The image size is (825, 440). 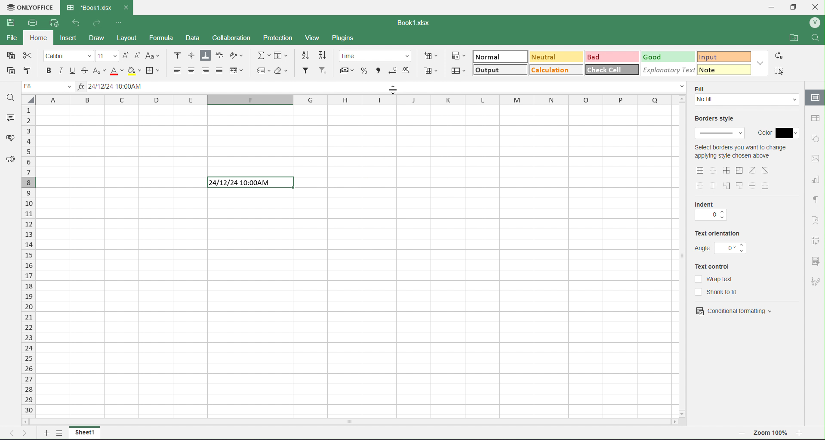 What do you see at coordinates (237, 70) in the screenshot?
I see `Merge and Center` at bounding box center [237, 70].